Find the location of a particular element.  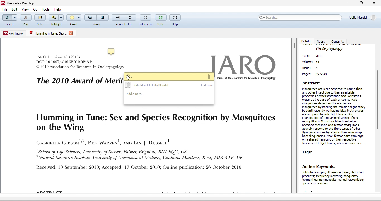

delete is located at coordinates (208, 77).